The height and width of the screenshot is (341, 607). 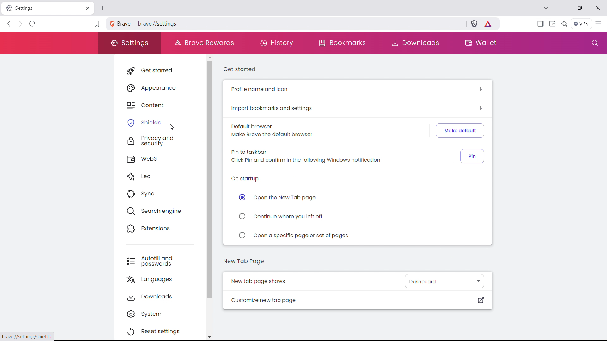 I want to click on languages, so click(x=160, y=279).